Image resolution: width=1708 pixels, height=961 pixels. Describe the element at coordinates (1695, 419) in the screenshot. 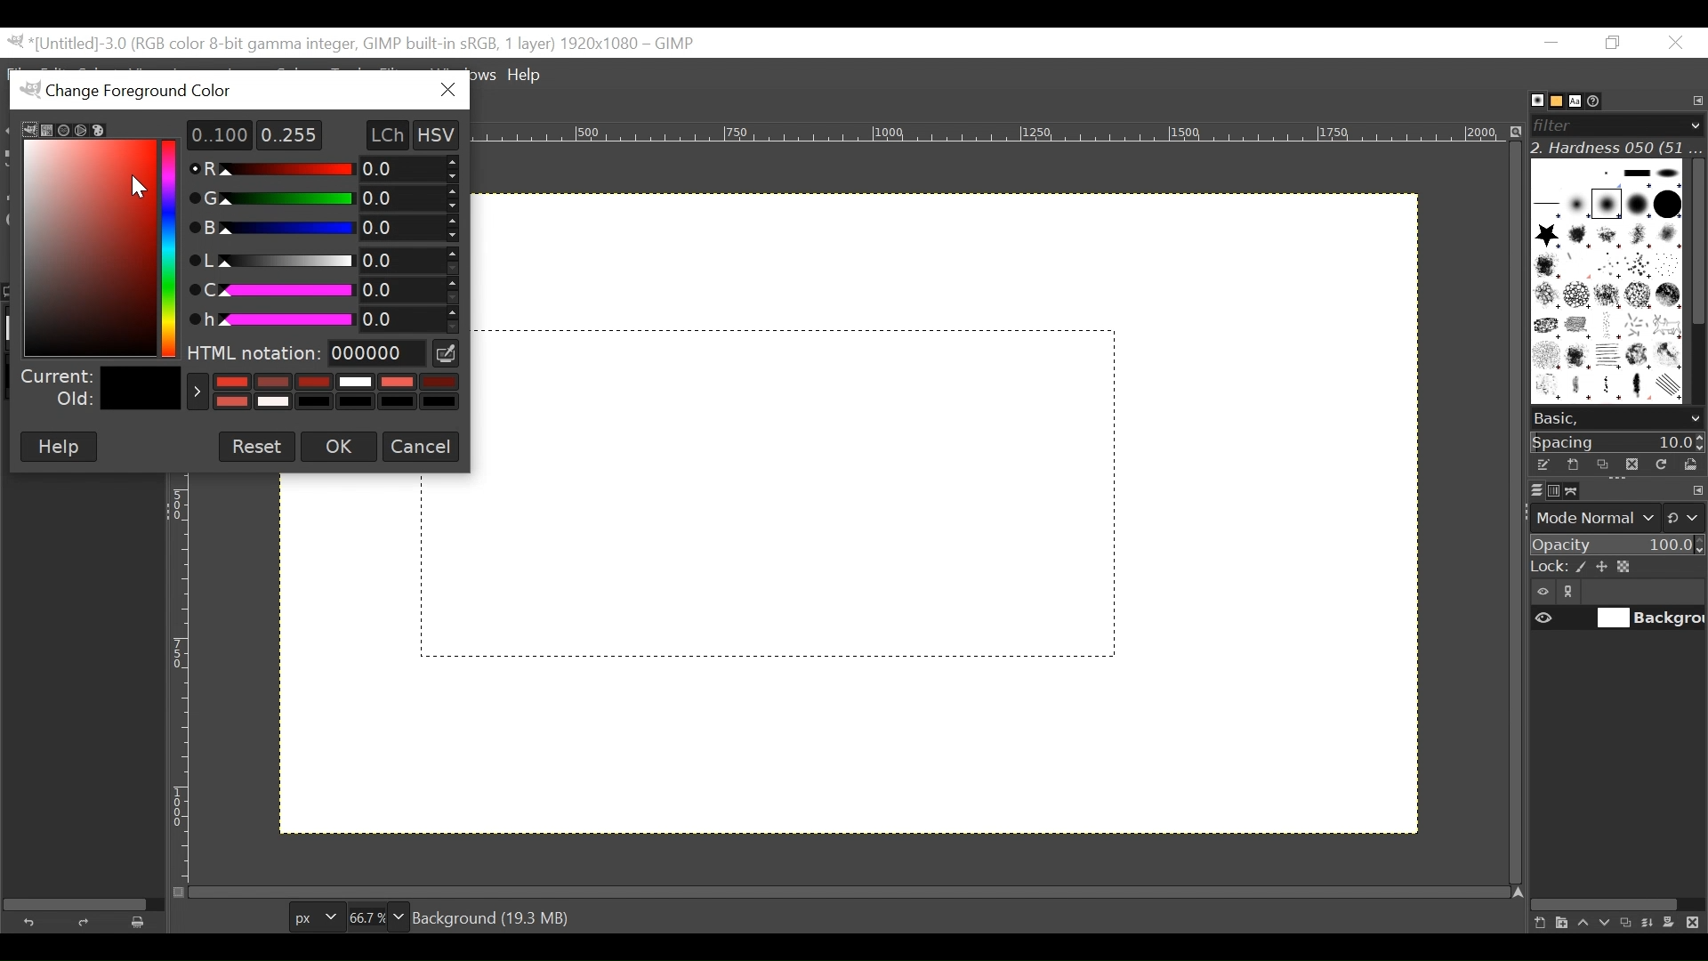

I see `scroll down` at that location.